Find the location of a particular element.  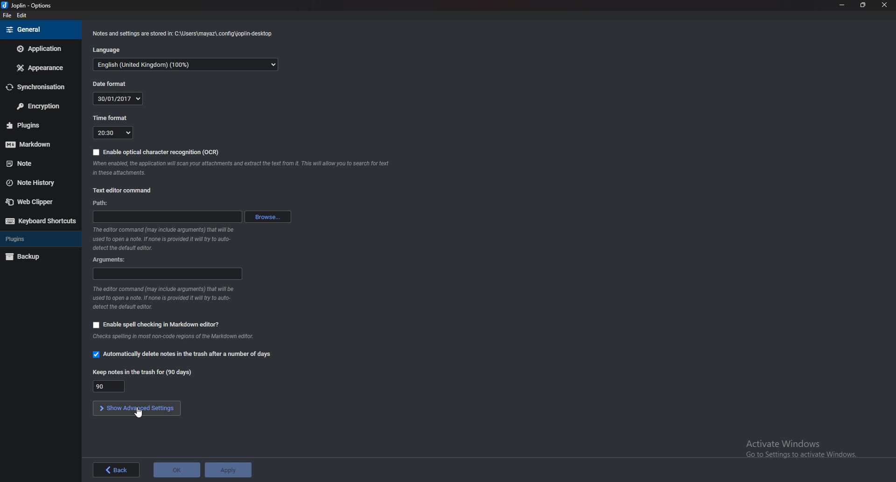

show Advanced settings is located at coordinates (138, 408).